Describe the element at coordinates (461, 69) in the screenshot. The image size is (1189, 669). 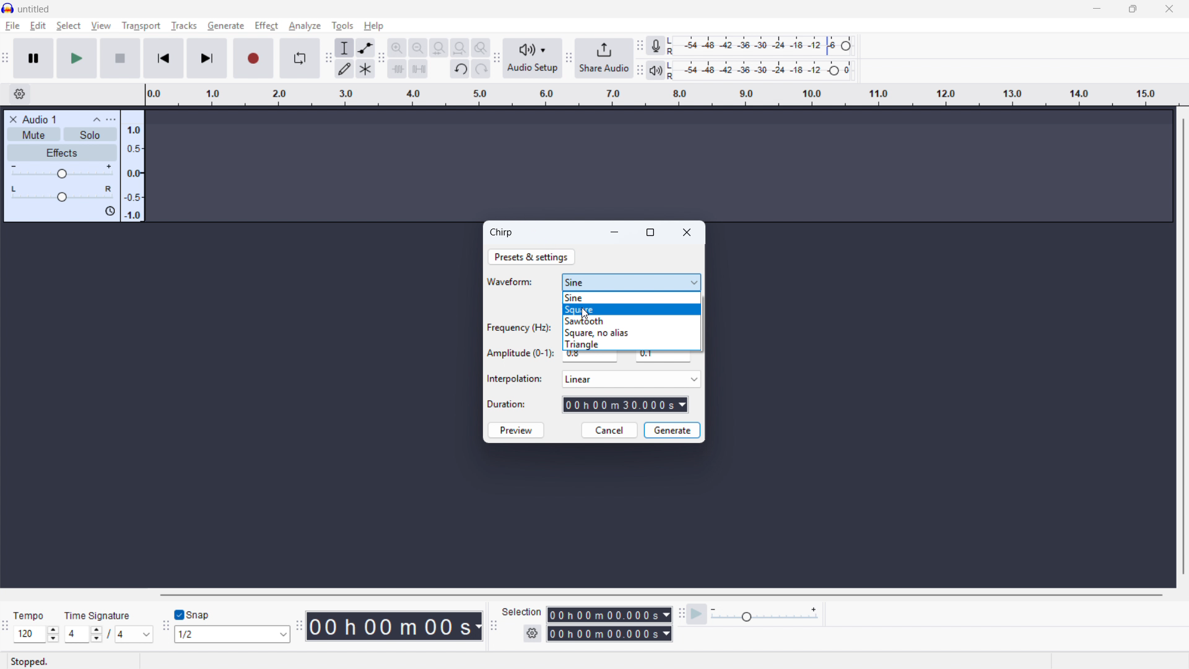
I see `Undo ` at that location.